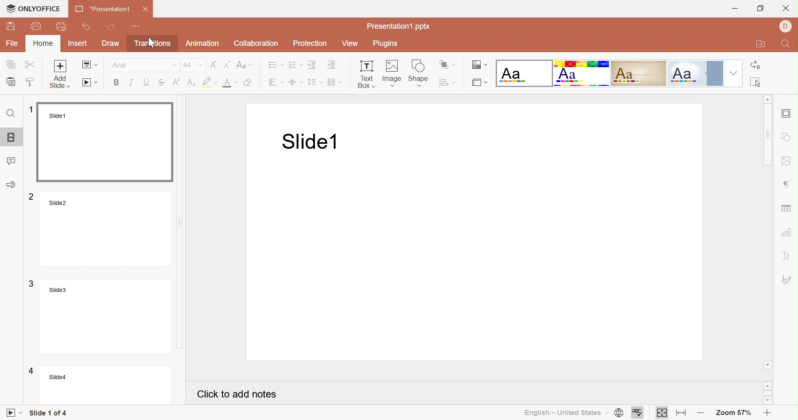  I want to click on View, so click(351, 44).